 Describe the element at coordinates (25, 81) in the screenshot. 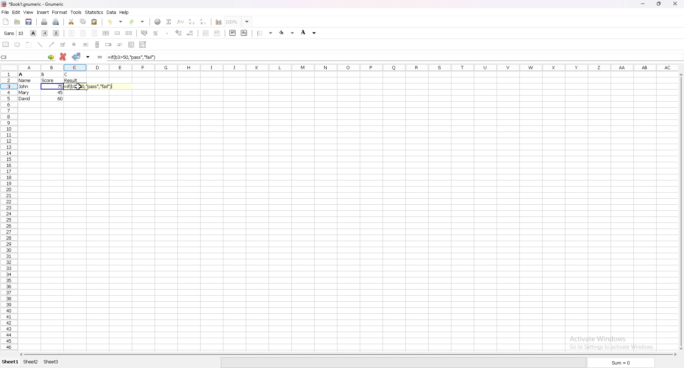

I see `name` at that location.